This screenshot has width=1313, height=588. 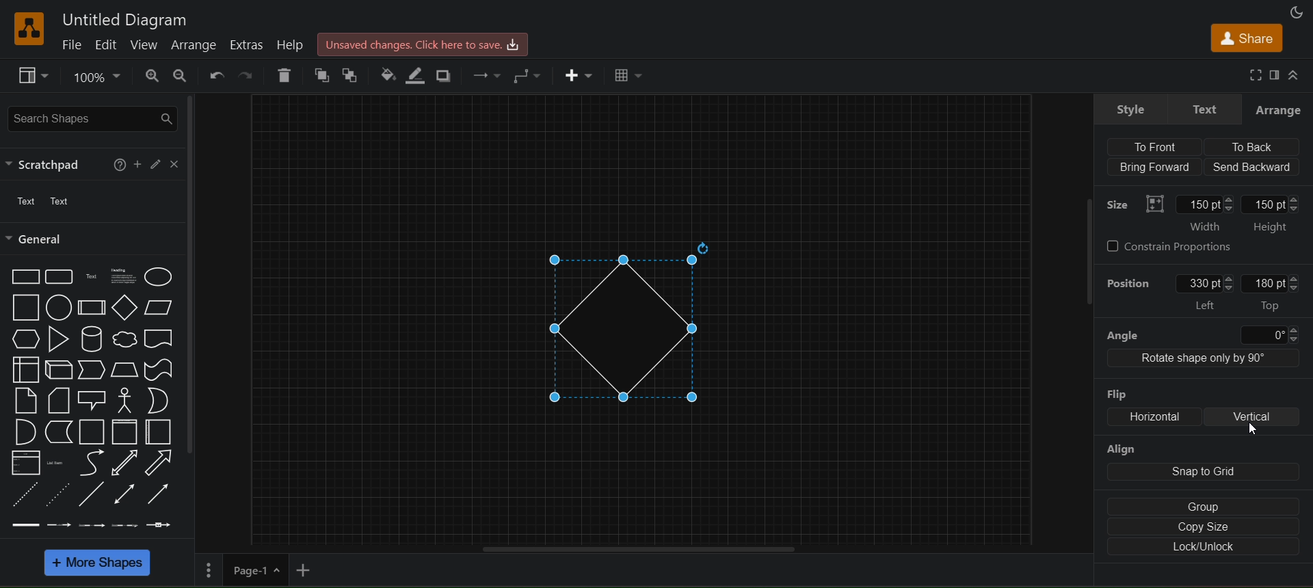 What do you see at coordinates (1156, 417) in the screenshot?
I see `horizontal` at bounding box center [1156, 417].